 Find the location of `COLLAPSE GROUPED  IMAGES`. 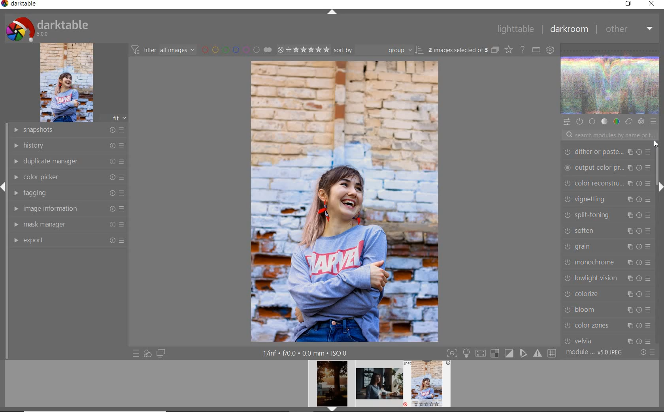

COLLAPSE GROUPED  IMAGES is located at coordinates (495, 49).